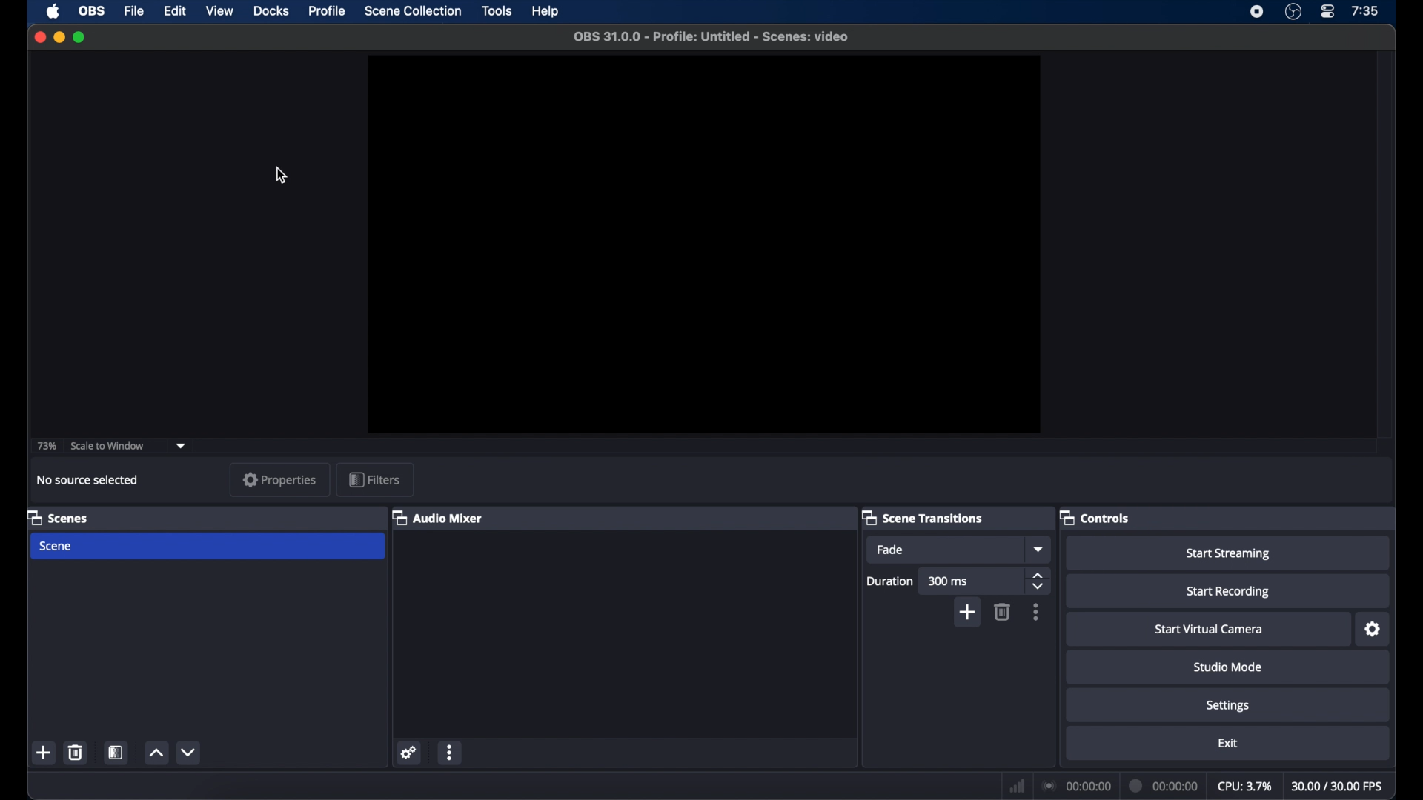 The width and height of the screenshot is (1423, 800). What do you see at coordinates (1078, 787) in the screenshot?
I see `connection` at bounding box center [1078, 787].